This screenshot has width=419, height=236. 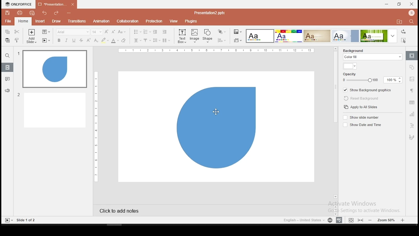 What do you see at coordinates (113, 32) in the screenshot?
I see `decrease font size` at bounding box center [113, 32].